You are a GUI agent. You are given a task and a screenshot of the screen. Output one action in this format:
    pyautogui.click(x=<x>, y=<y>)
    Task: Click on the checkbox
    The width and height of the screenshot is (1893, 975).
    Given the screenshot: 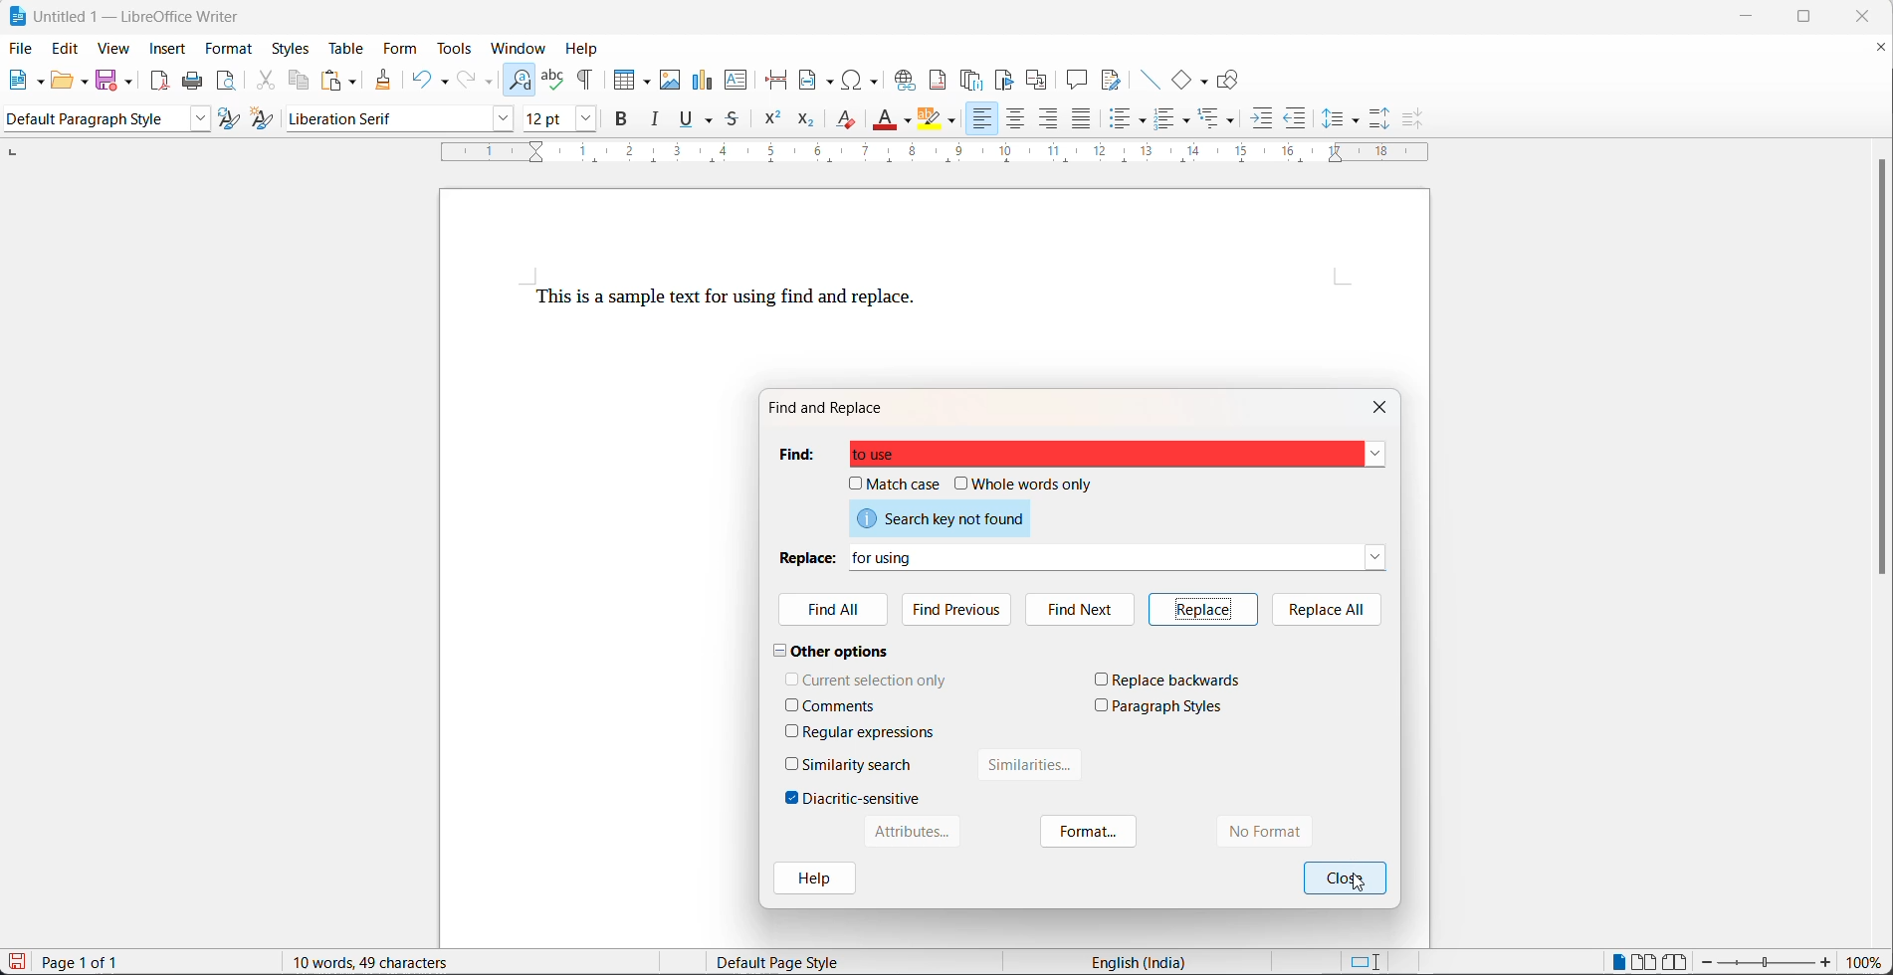 What is the action you would take?
    pyautogui.click(x=792, y=798)
    